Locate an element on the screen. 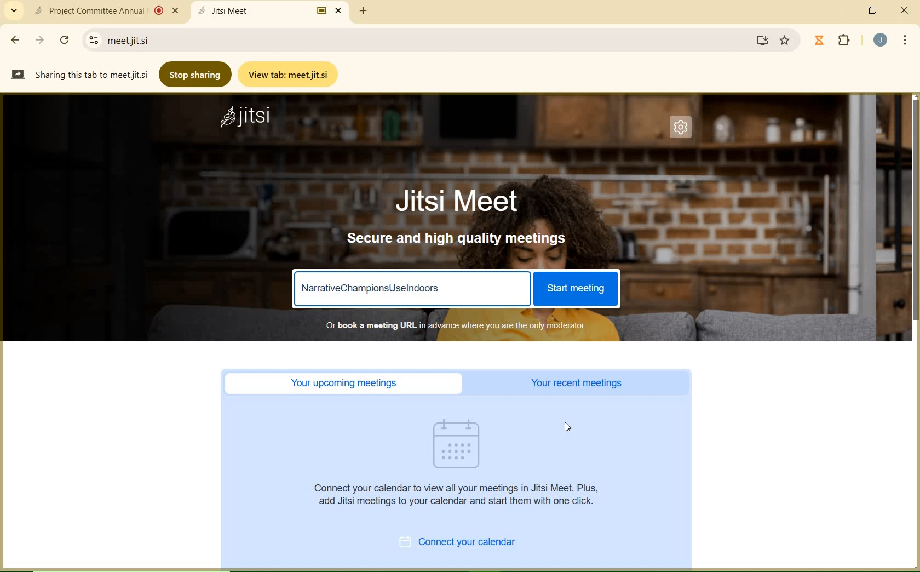 The width and height of the screenshot is (920, 572). Download webpage is located at coordinates (763, 41).